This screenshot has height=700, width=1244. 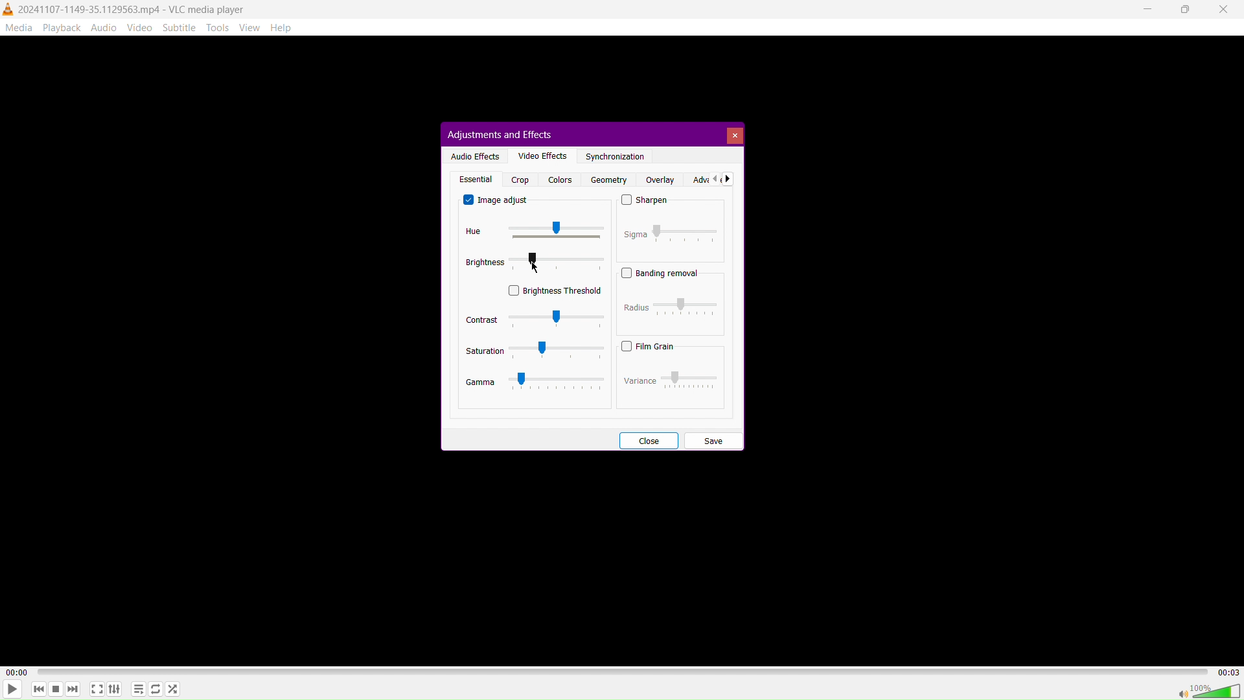 What do you see at coordinates (671, 232) in the screenshot?
I see `Sigma` at bounding box center [671, 232].